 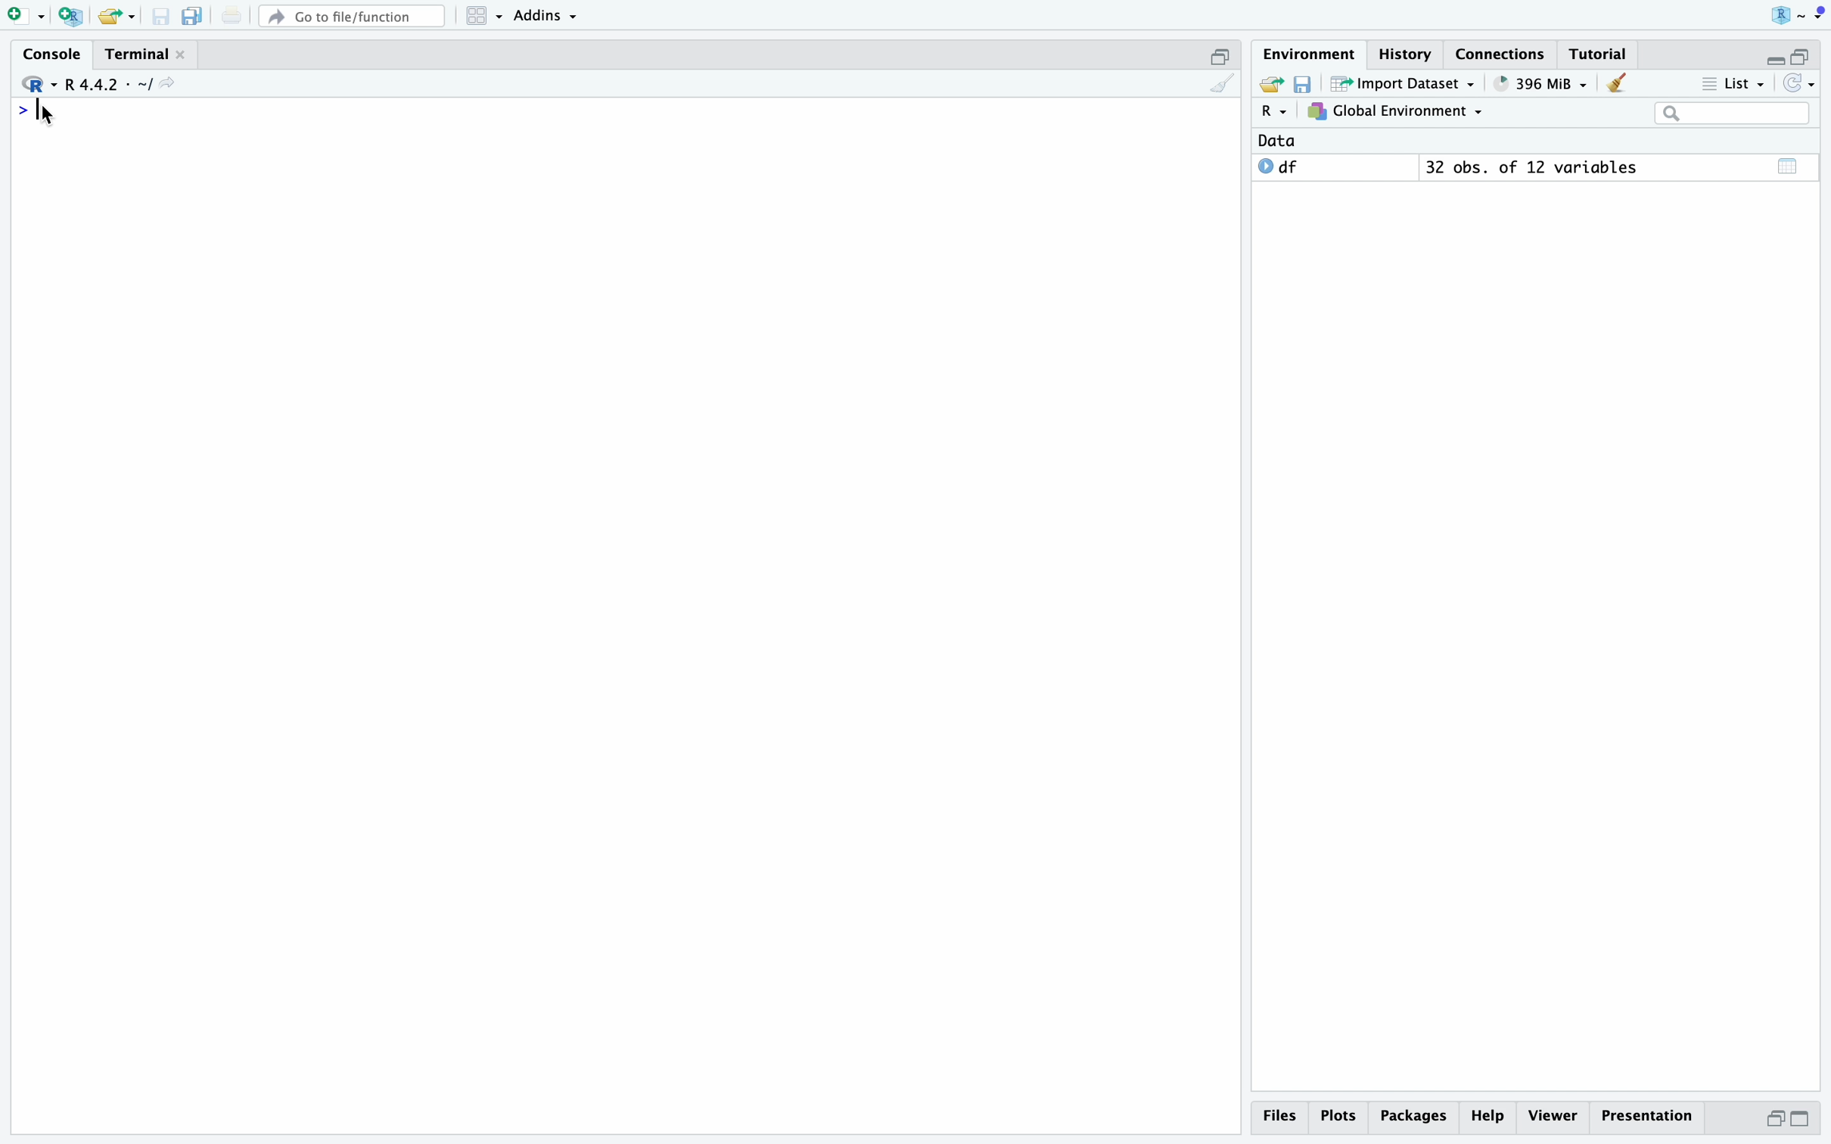 I want to click on switch to full view, so click(x=1801, y=1121).